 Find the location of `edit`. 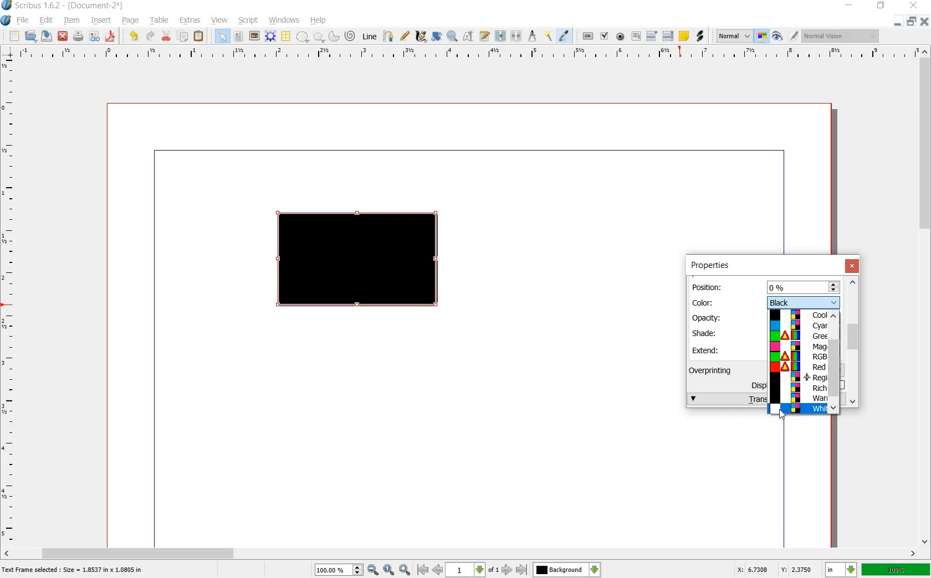

edit is located at coordinates (47, 20).